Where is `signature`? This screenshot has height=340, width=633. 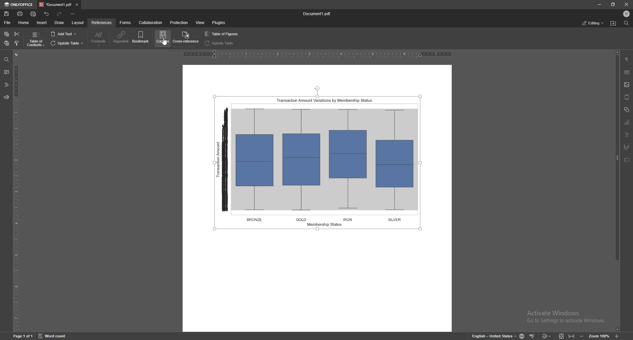 signature is located at coordinates (627, 147).